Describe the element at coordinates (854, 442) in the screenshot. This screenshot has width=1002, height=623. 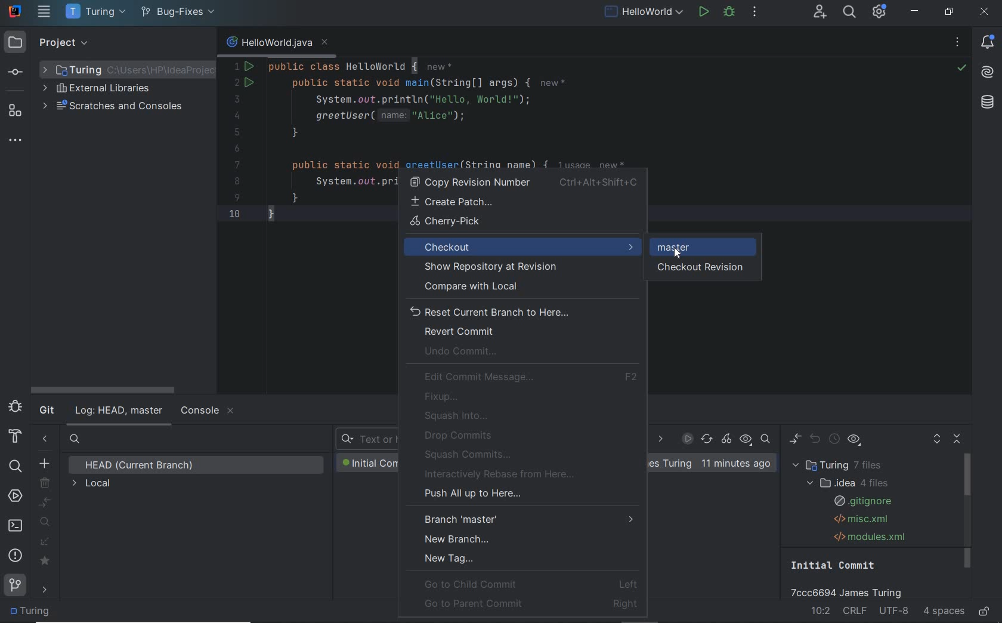
I see `view options` at that location.